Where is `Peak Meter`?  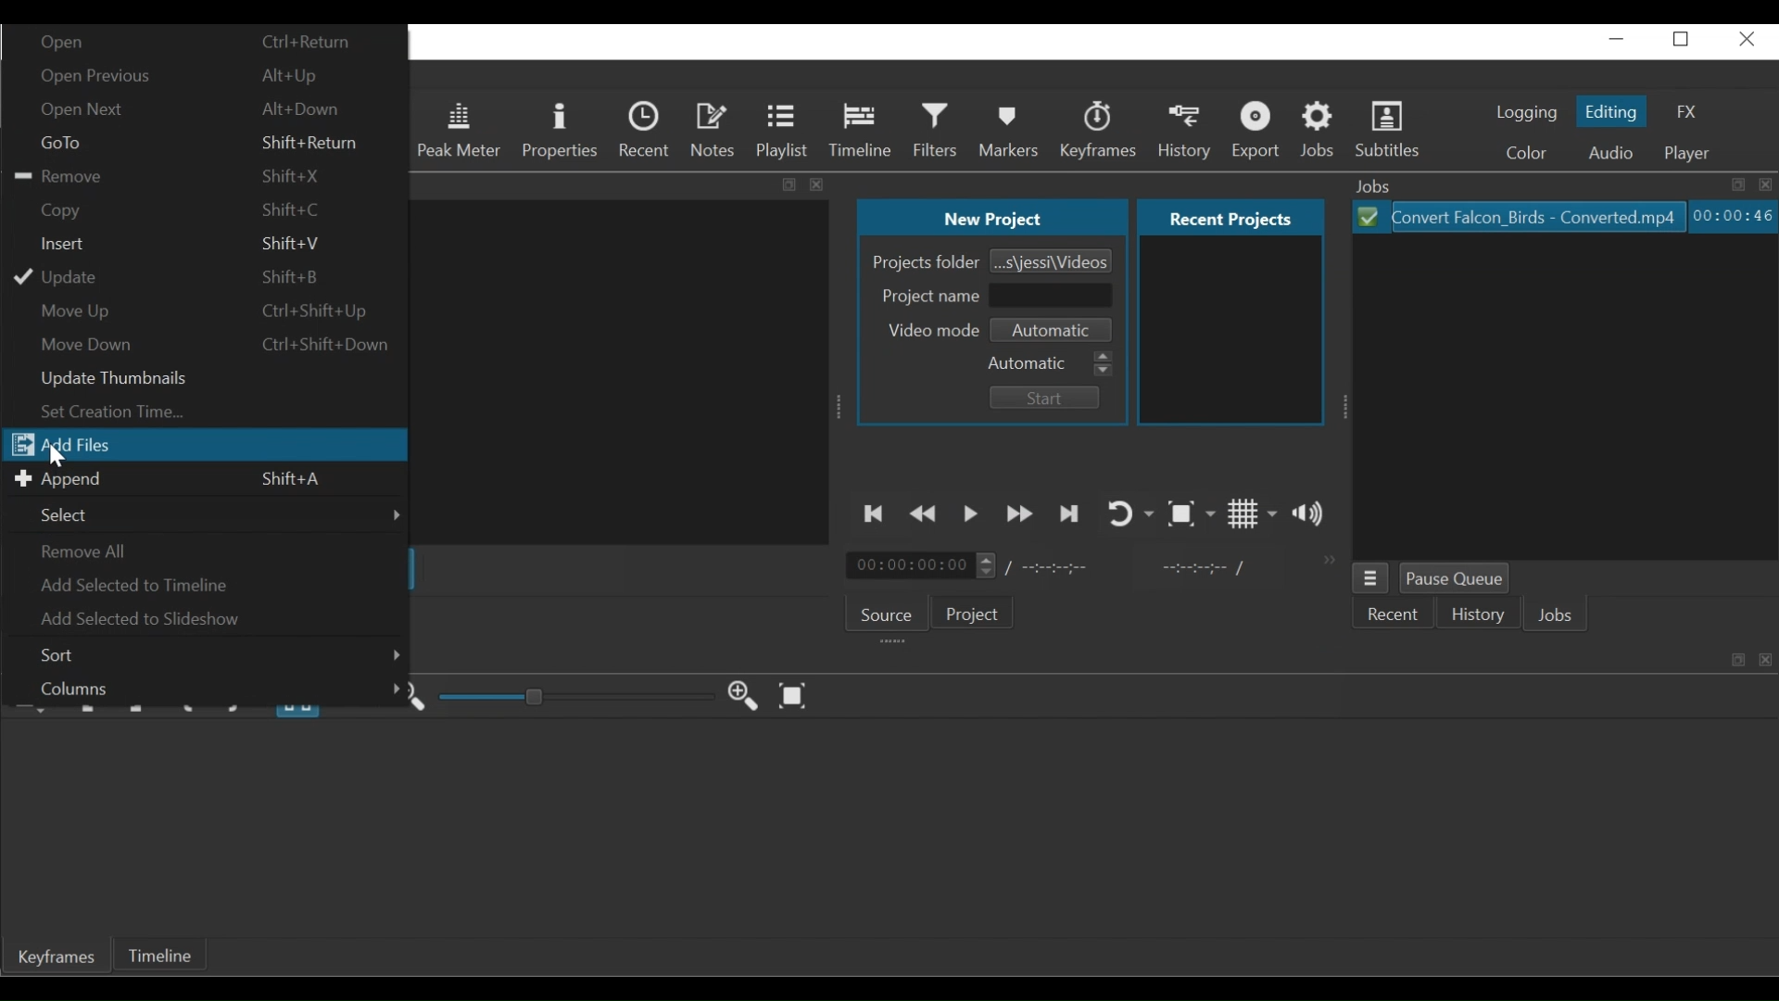
Peak Meter is located at coordinates (460, 129).